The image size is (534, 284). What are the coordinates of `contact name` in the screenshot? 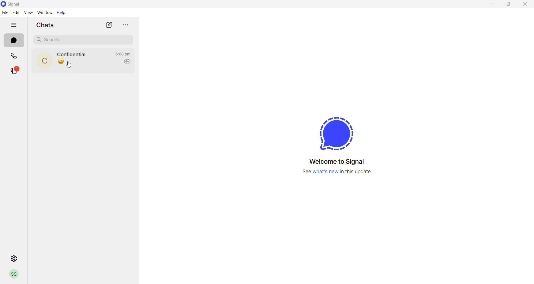 It's located at (74, 54).